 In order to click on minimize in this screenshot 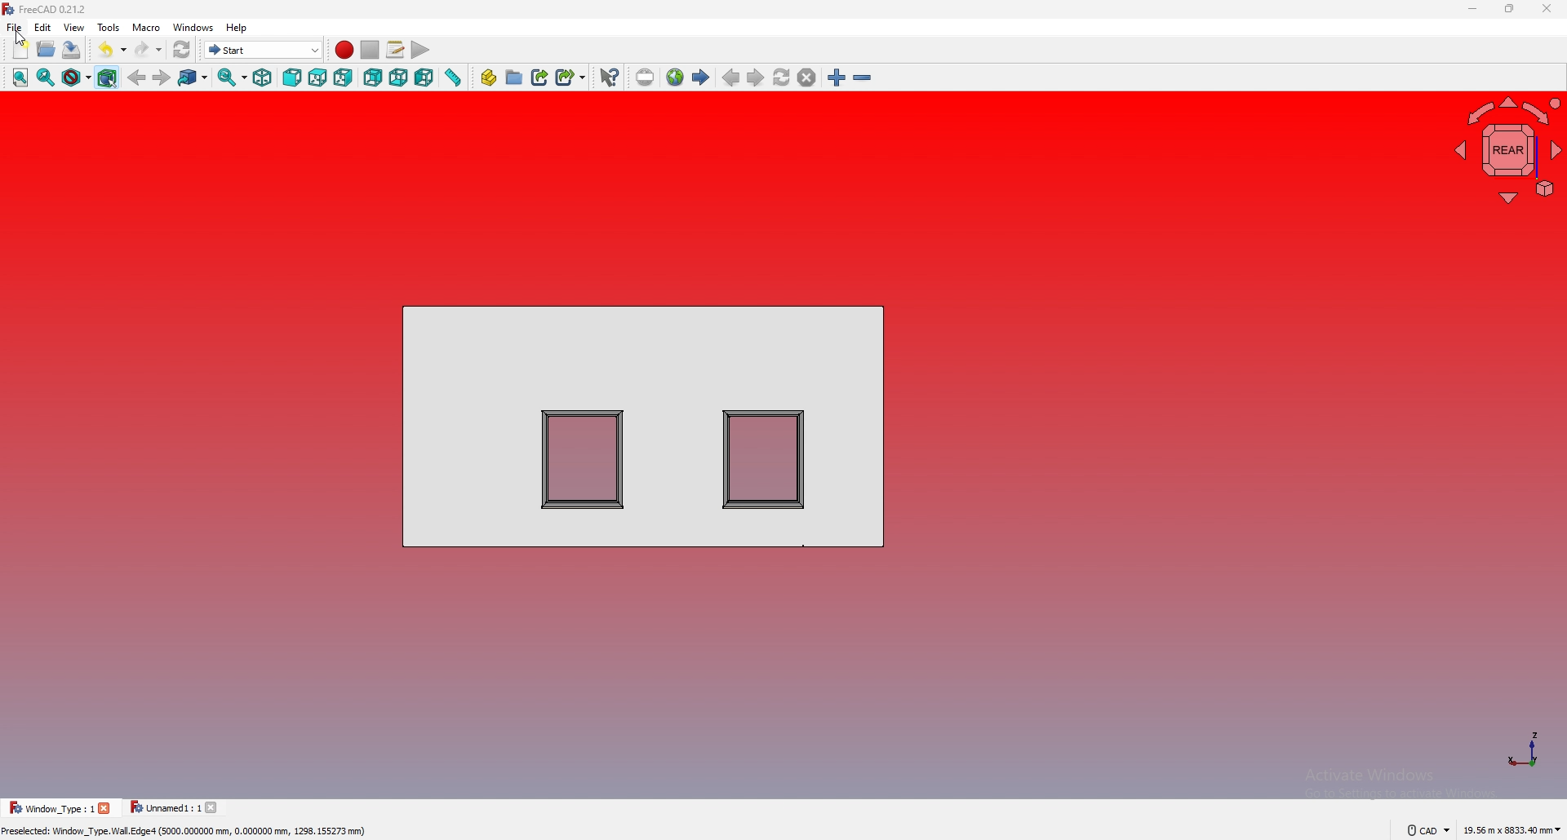, I will do `click(1472, 10)`.